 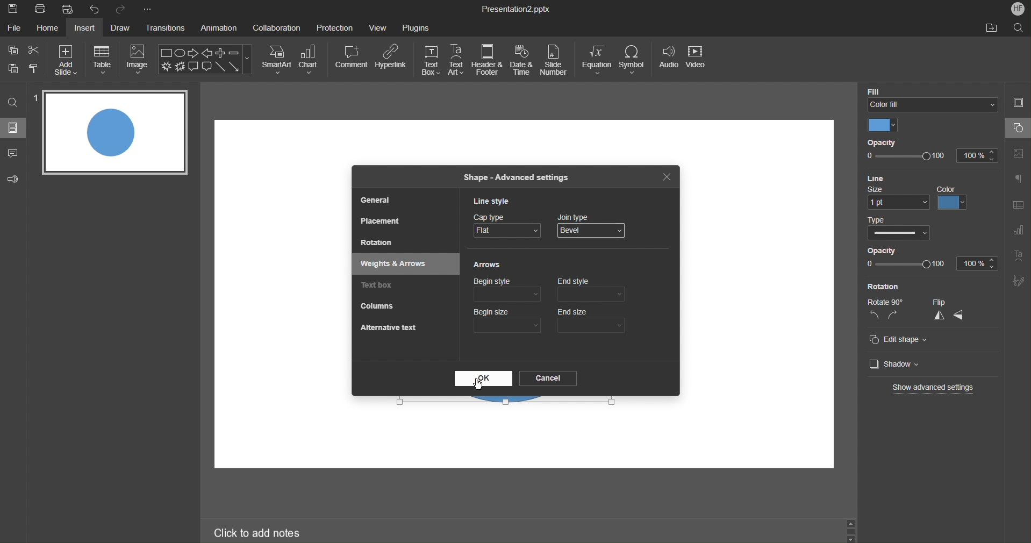 What do you see at coordinates (1016, 232) in the screenshot?
I see `Graph Settings` at bounding box center [1016, 232].